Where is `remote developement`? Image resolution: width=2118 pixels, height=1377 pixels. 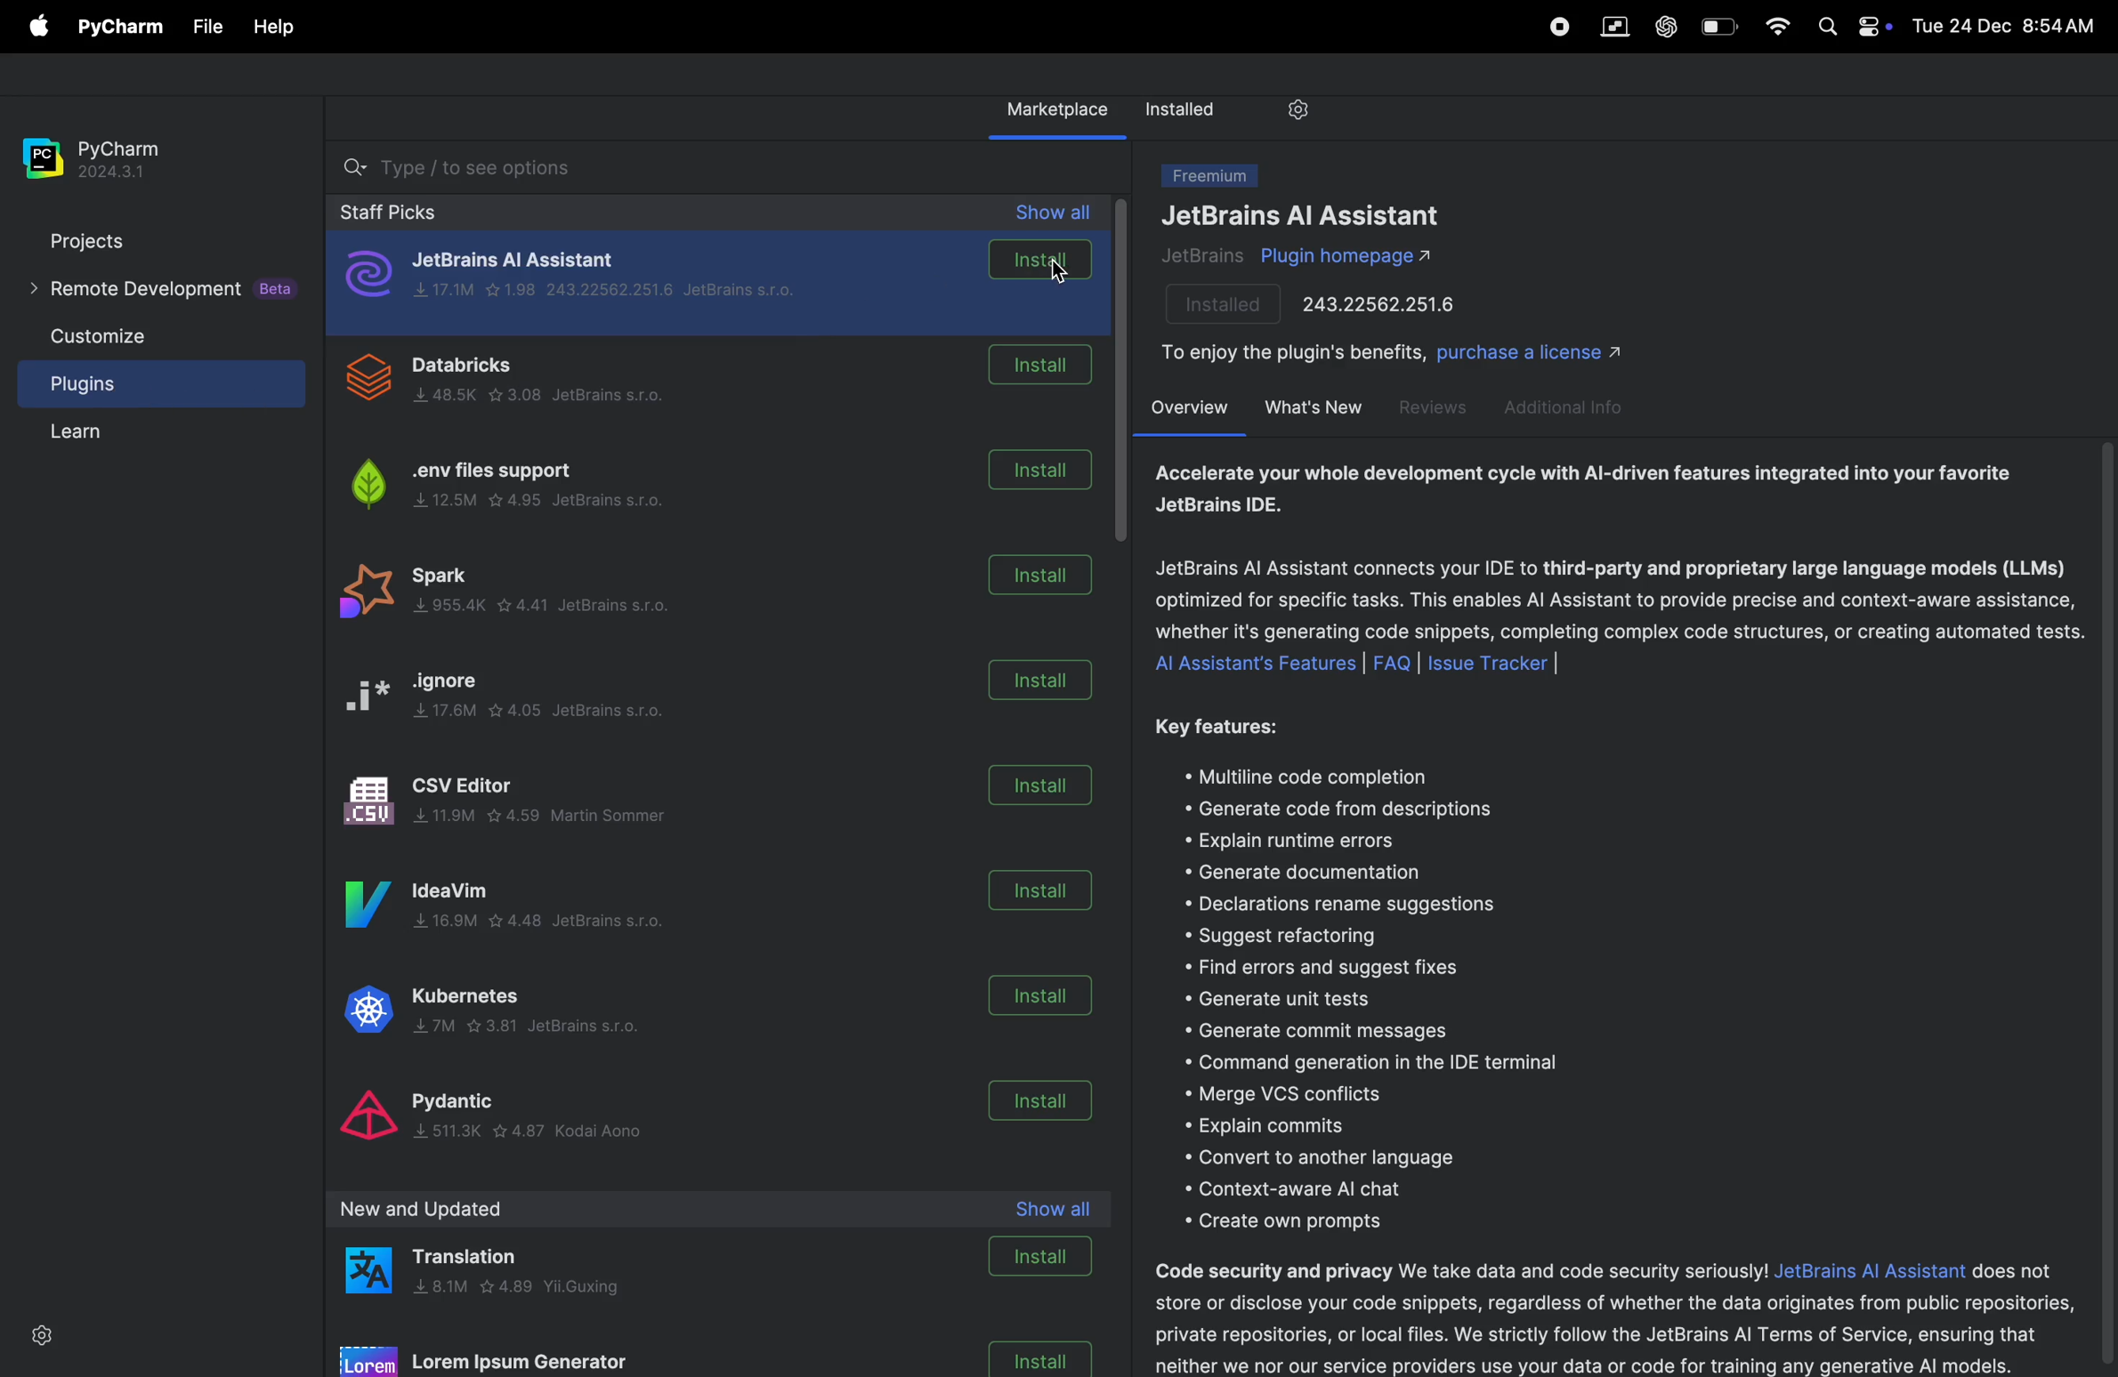 remote developement is located at coordinates (166, 289).